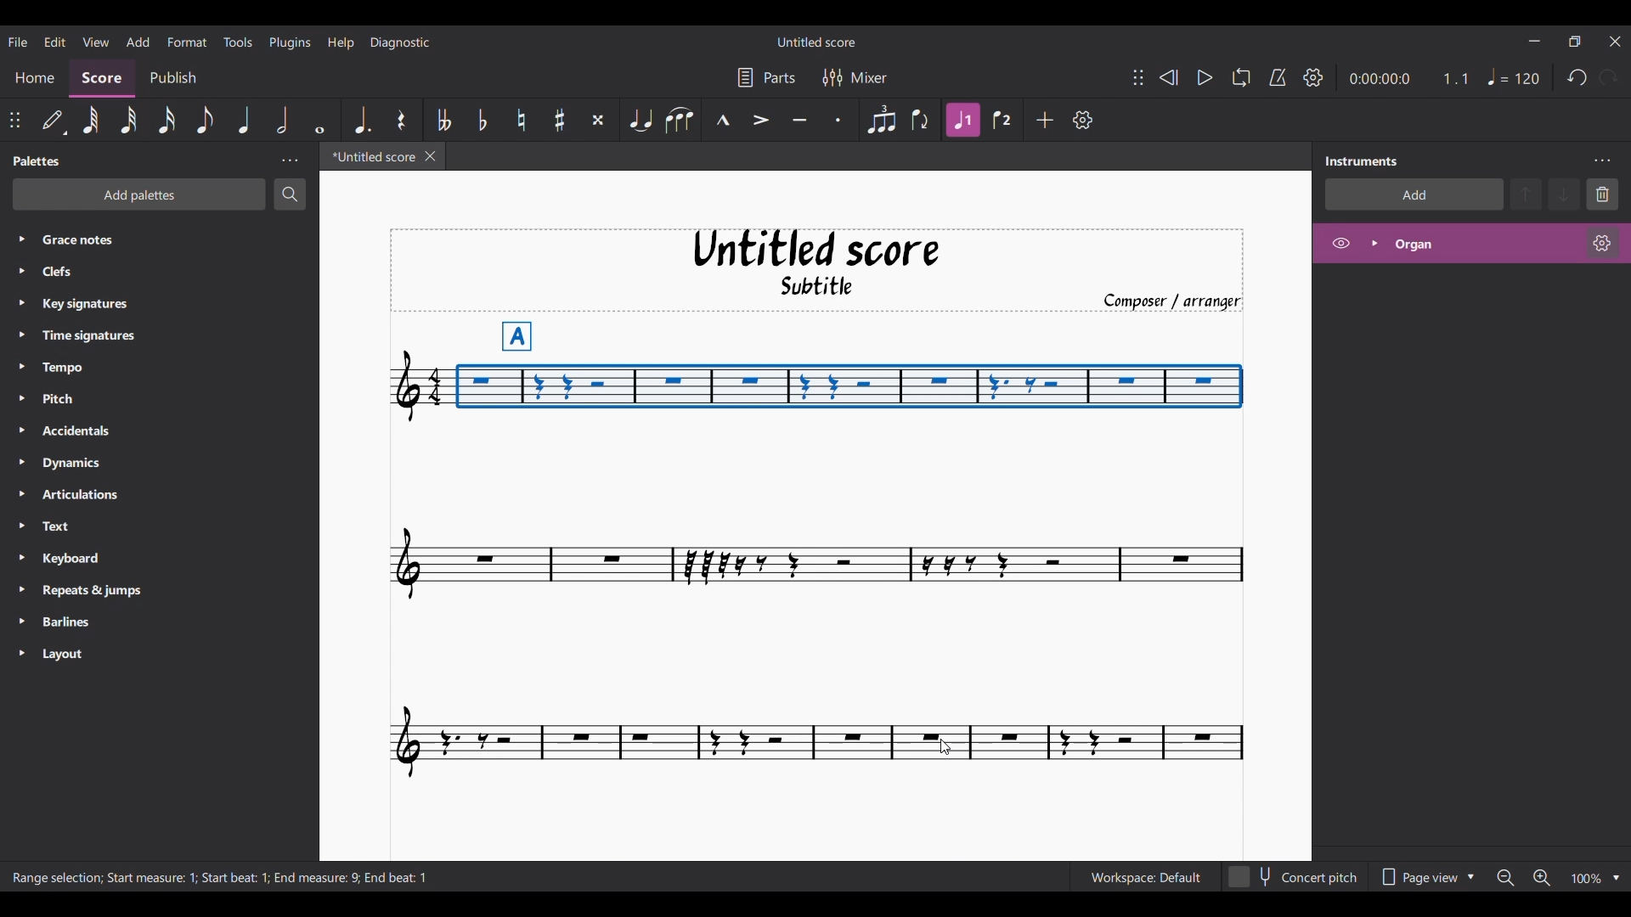 The width and height of the screenshot is (1631, 917). I want to click on 32nd note, so click(127, 120).